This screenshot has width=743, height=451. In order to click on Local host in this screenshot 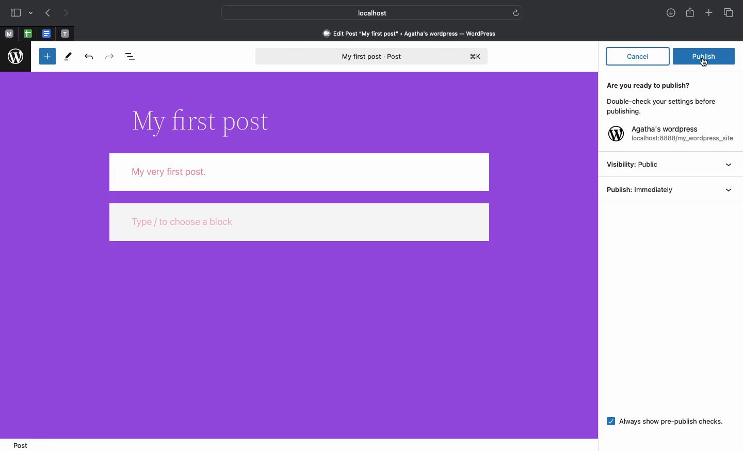, I will do `click(364, 11)`.